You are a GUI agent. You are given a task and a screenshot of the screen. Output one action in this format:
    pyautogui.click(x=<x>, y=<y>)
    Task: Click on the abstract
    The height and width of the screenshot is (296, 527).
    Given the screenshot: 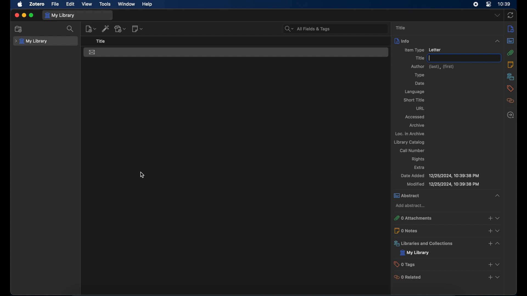 What is the action you would take?
    pyautogui.click(x=511, y=41)
    